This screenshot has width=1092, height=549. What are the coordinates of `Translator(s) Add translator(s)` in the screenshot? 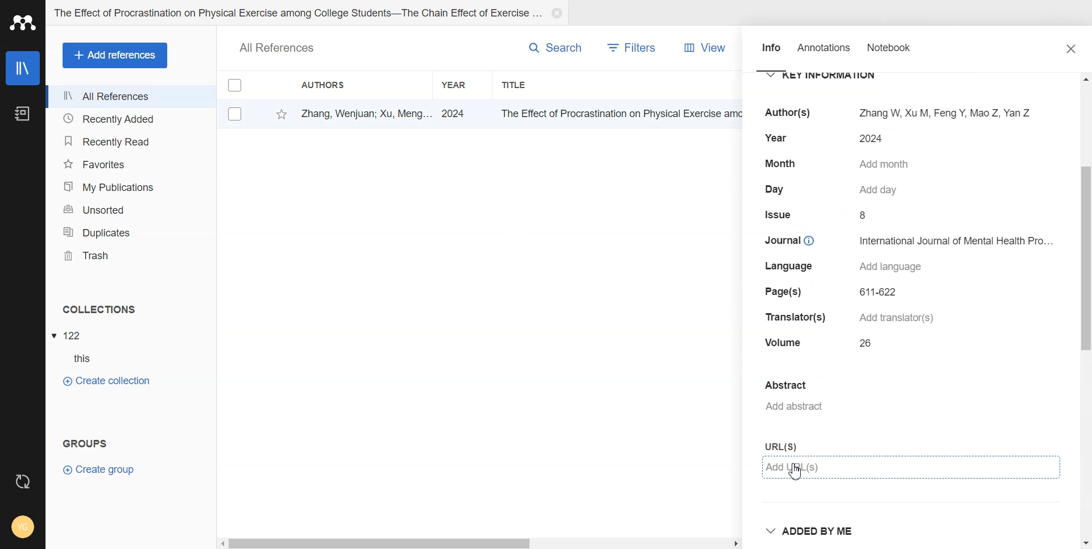 It's located at (850, 318).